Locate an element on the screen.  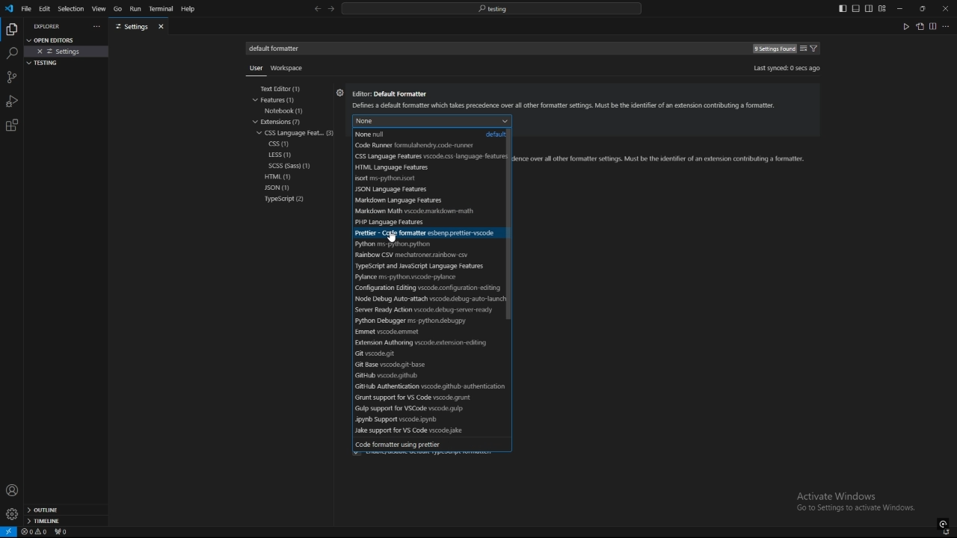
profile is located at coordinates (12, 490).